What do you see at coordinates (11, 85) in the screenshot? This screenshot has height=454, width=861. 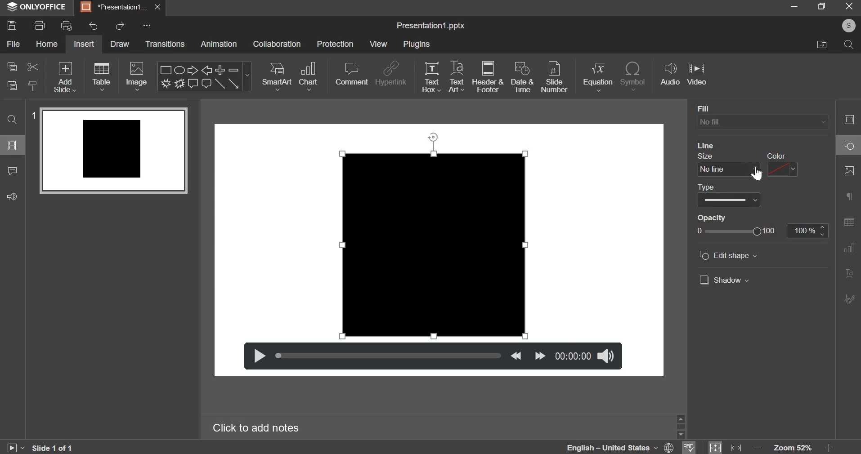 I see `paste` at bounding box center [11, 85].